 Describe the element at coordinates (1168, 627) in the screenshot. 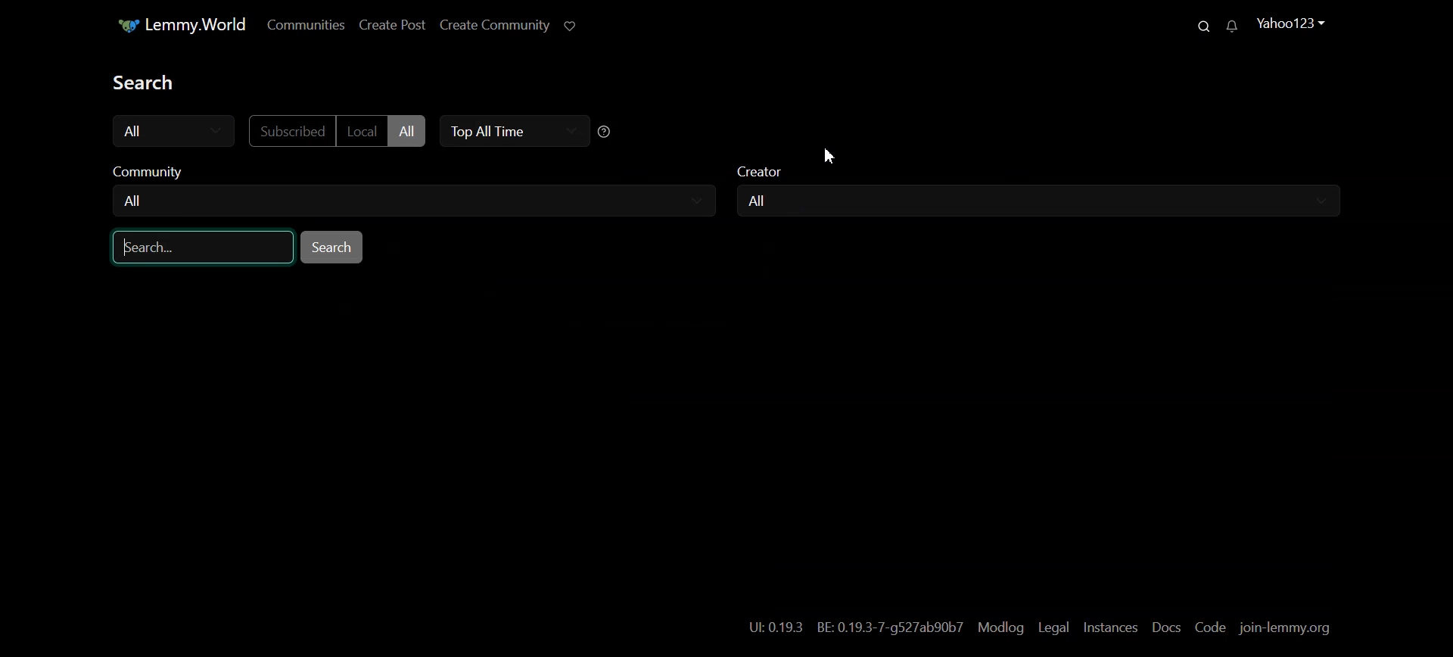

I see `Docs` at that location.